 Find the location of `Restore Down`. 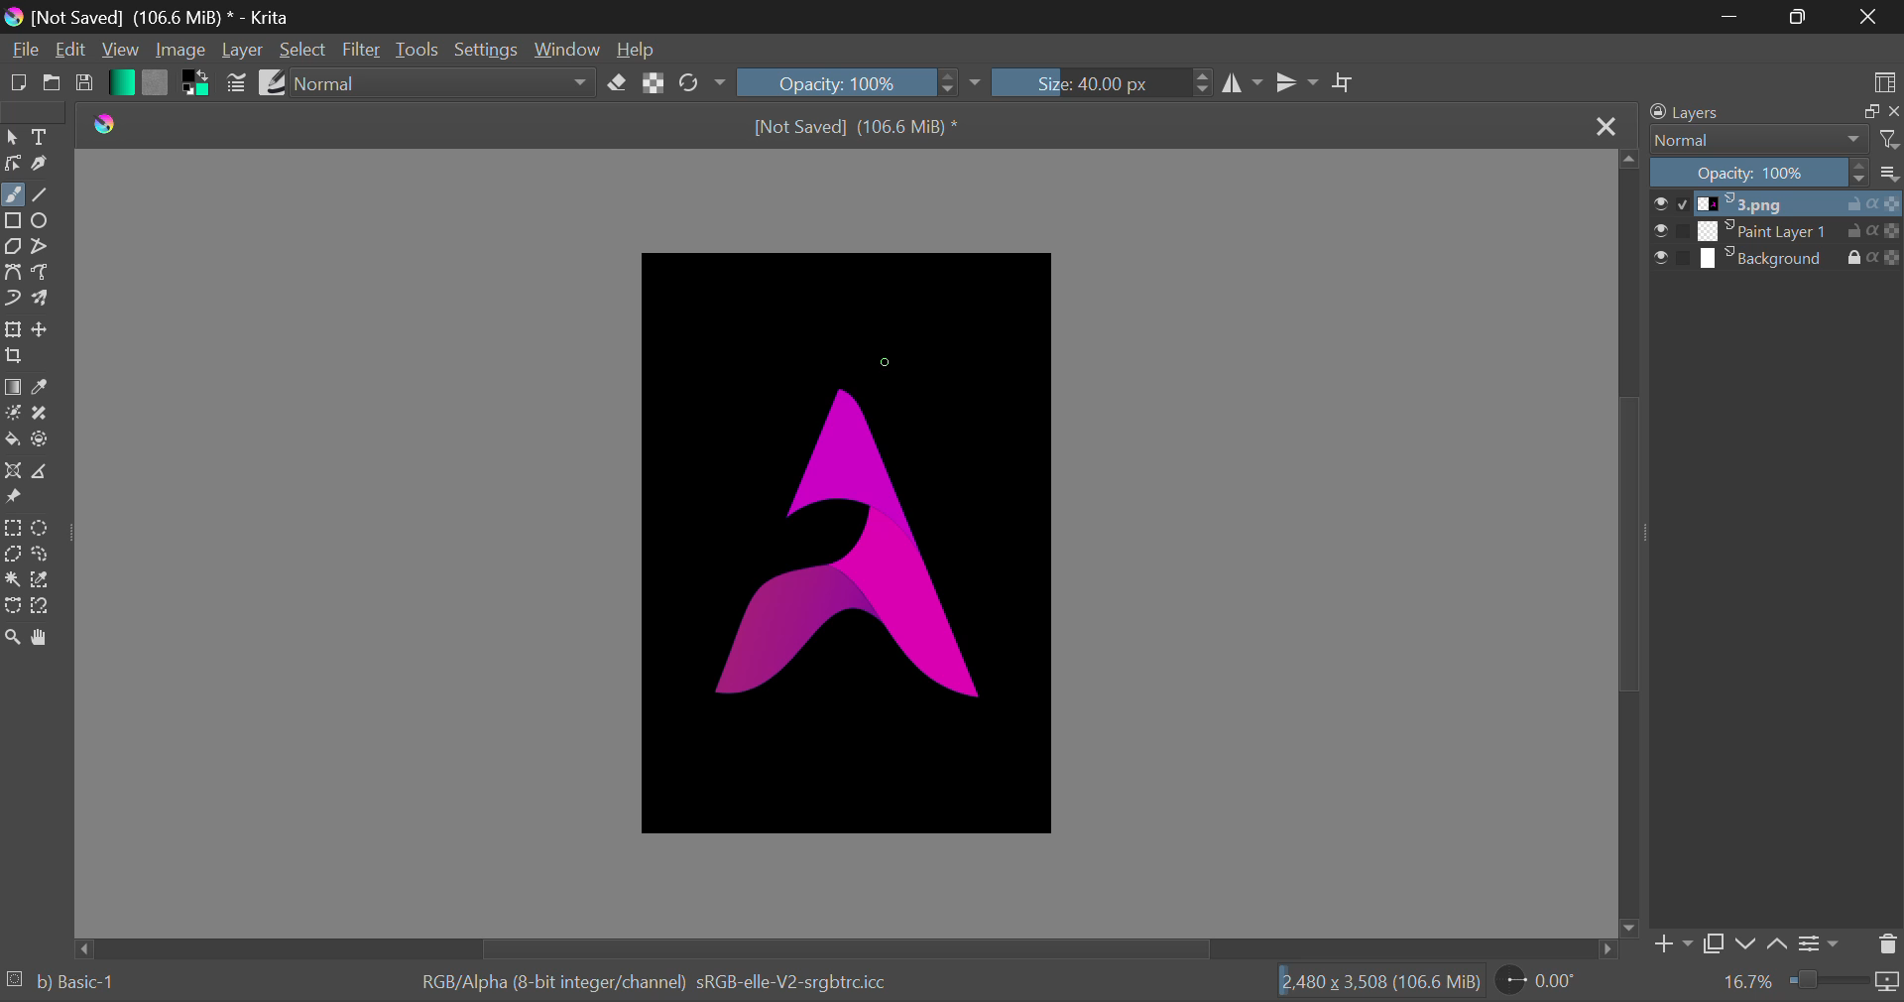

Restore Down is located at coordinates (1731, 17).